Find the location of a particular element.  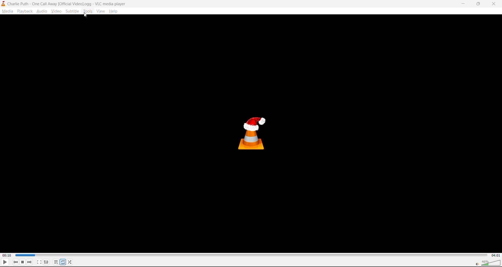

video is located at coordinates (57, 12).